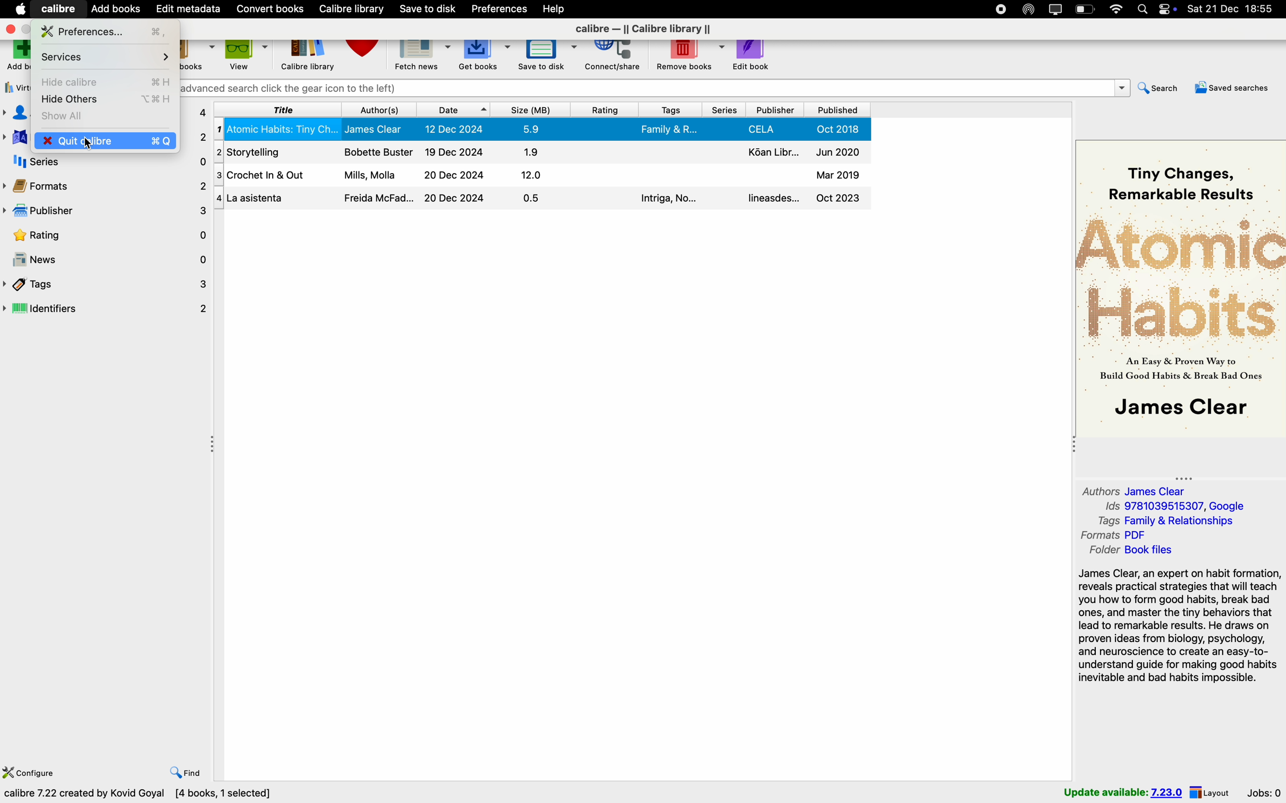  Describe the element at coordinates (557, 9) in the screenshot. I see `help` at that location.